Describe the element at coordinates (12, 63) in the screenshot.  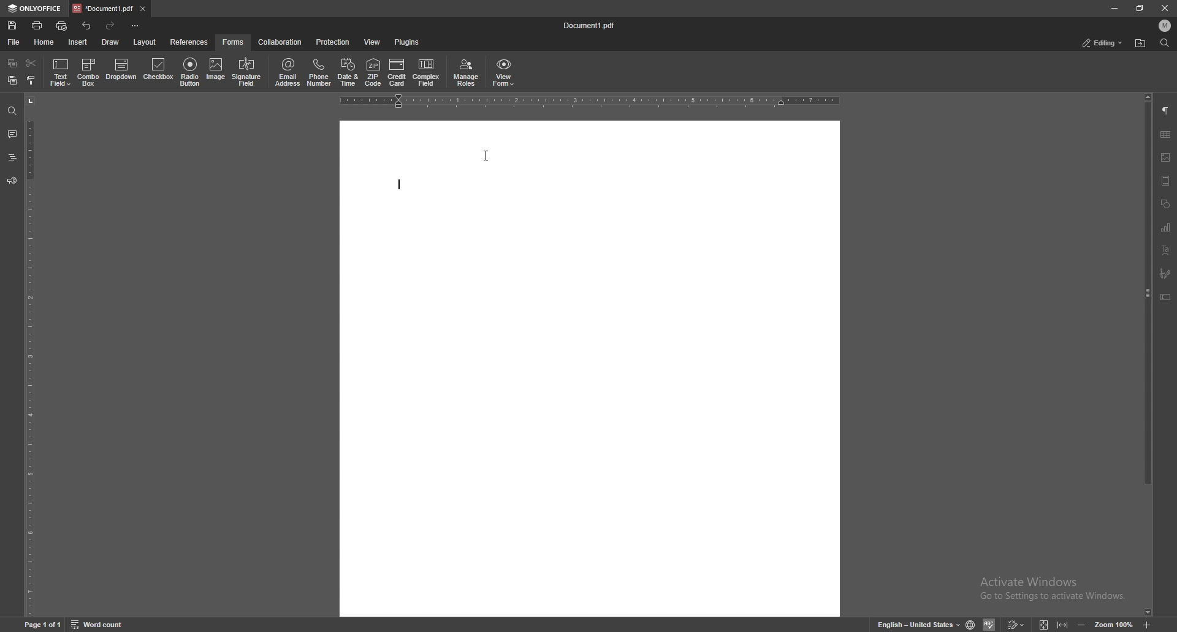
I see `copy` at that location.